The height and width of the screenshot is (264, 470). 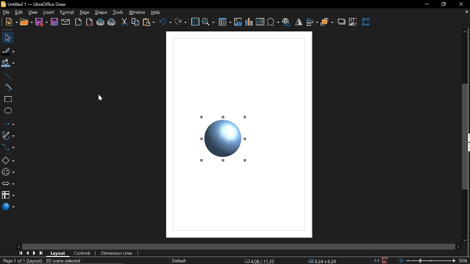 I want to click on minimize, so click(x=426, y=4).